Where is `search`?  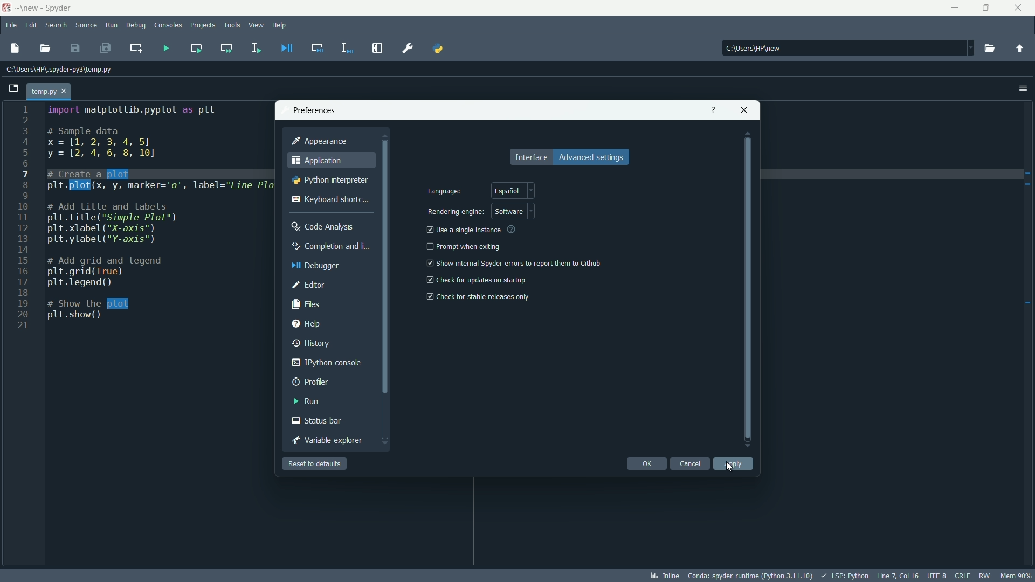
search is located at coordinates (57, 25).